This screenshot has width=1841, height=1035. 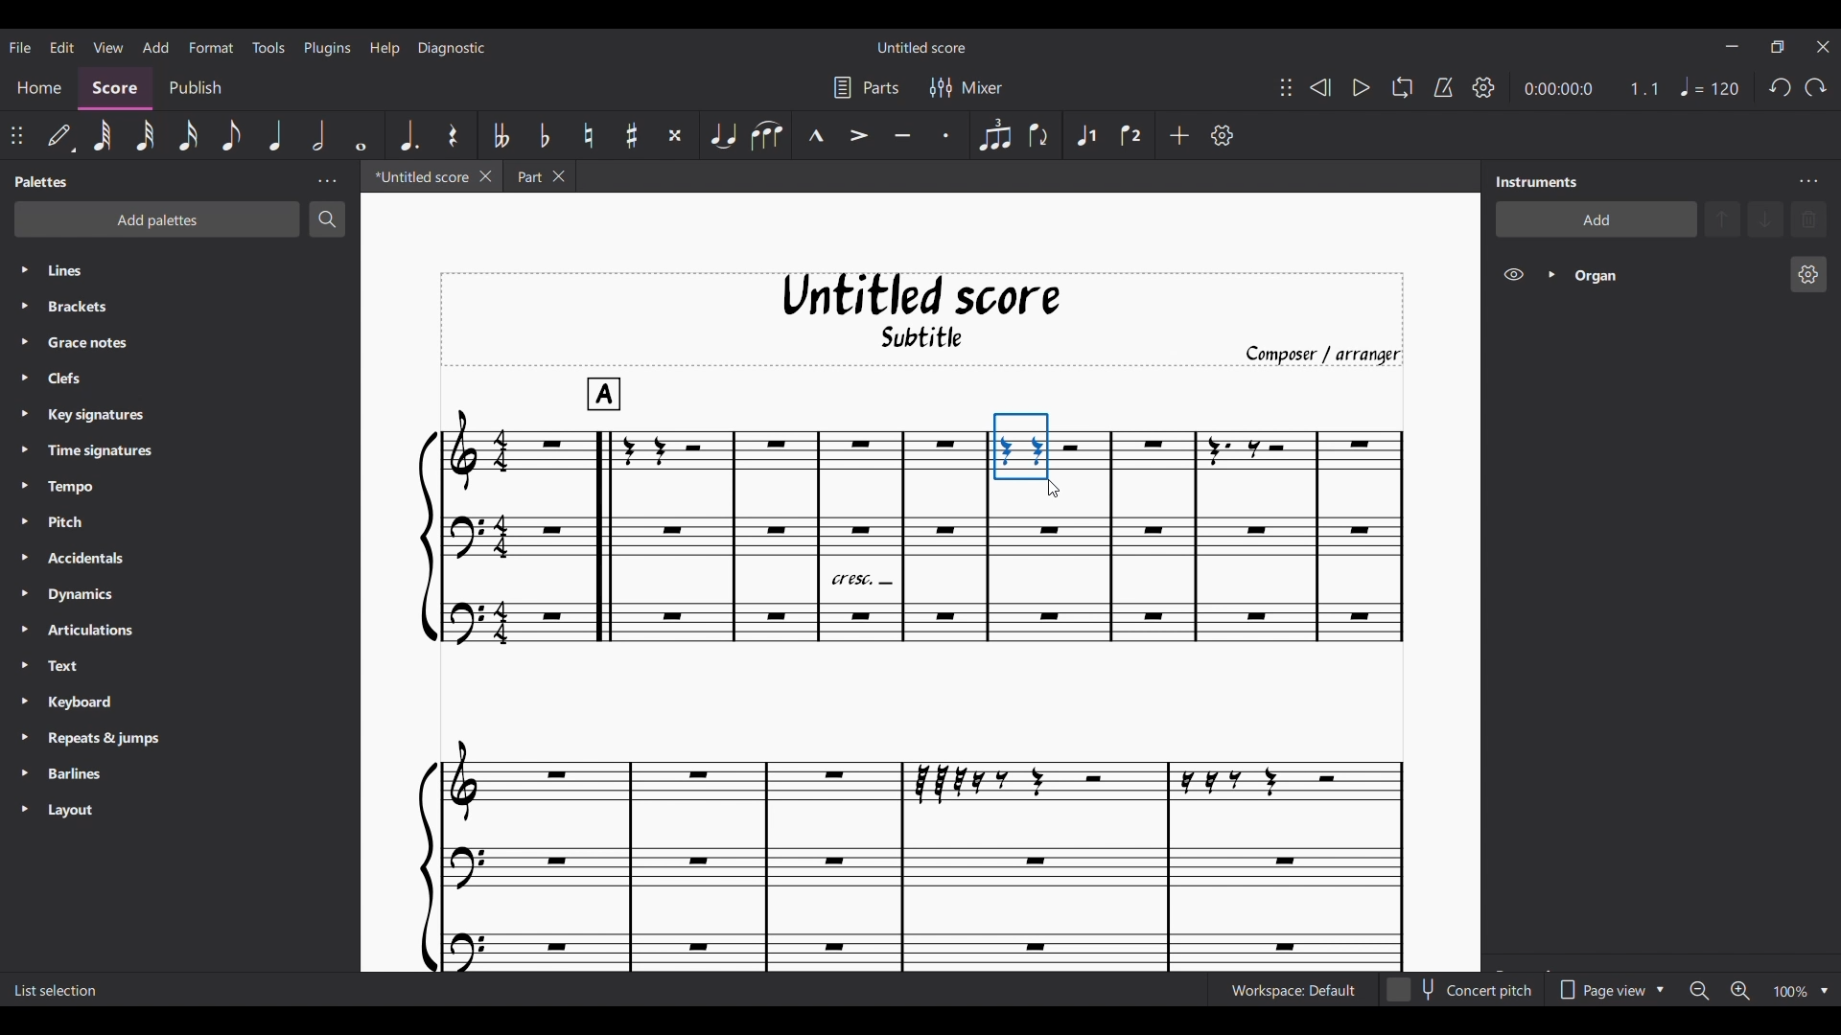 I want to click on File menu, so click(x=19, y=45).